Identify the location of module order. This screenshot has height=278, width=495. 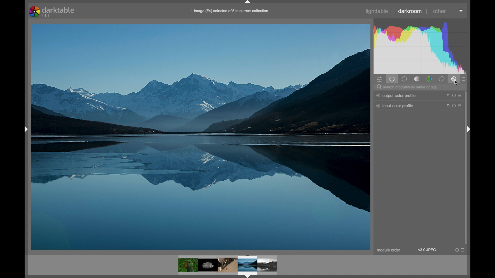
(388, 250).